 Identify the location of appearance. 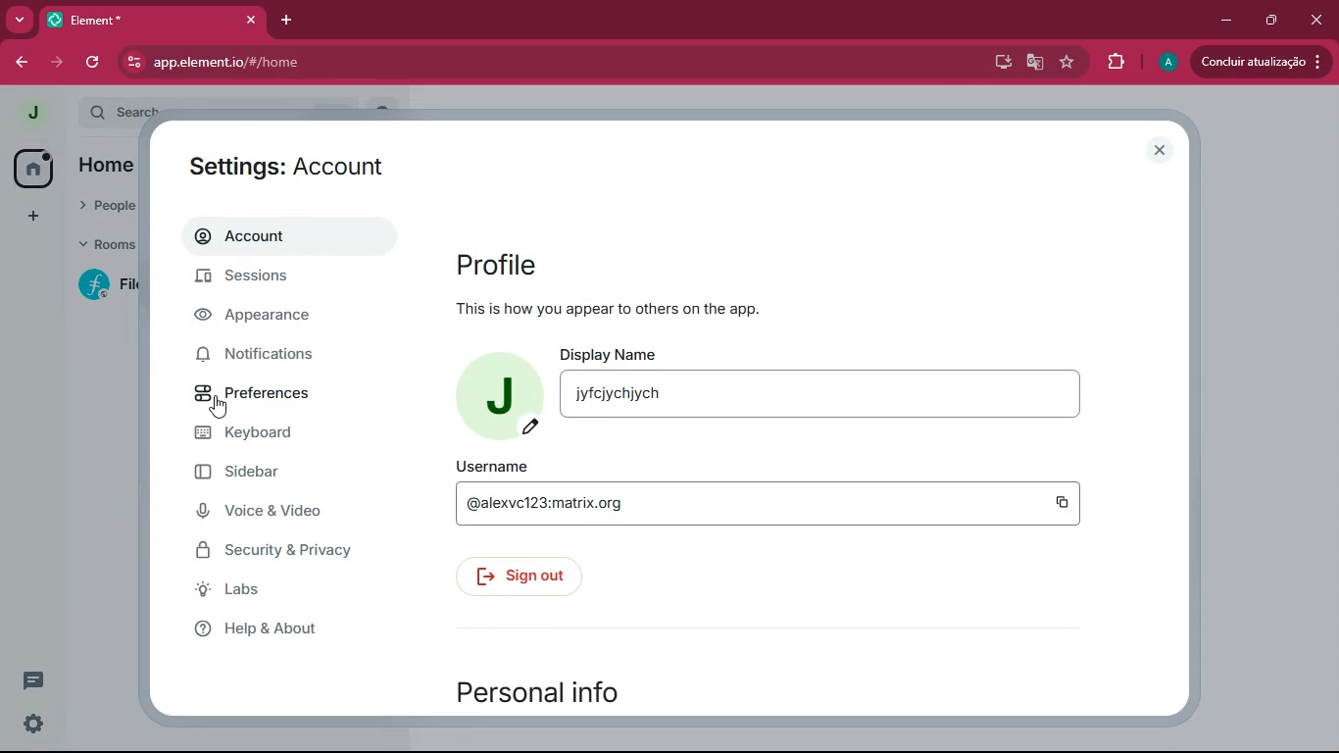
(270, 317).